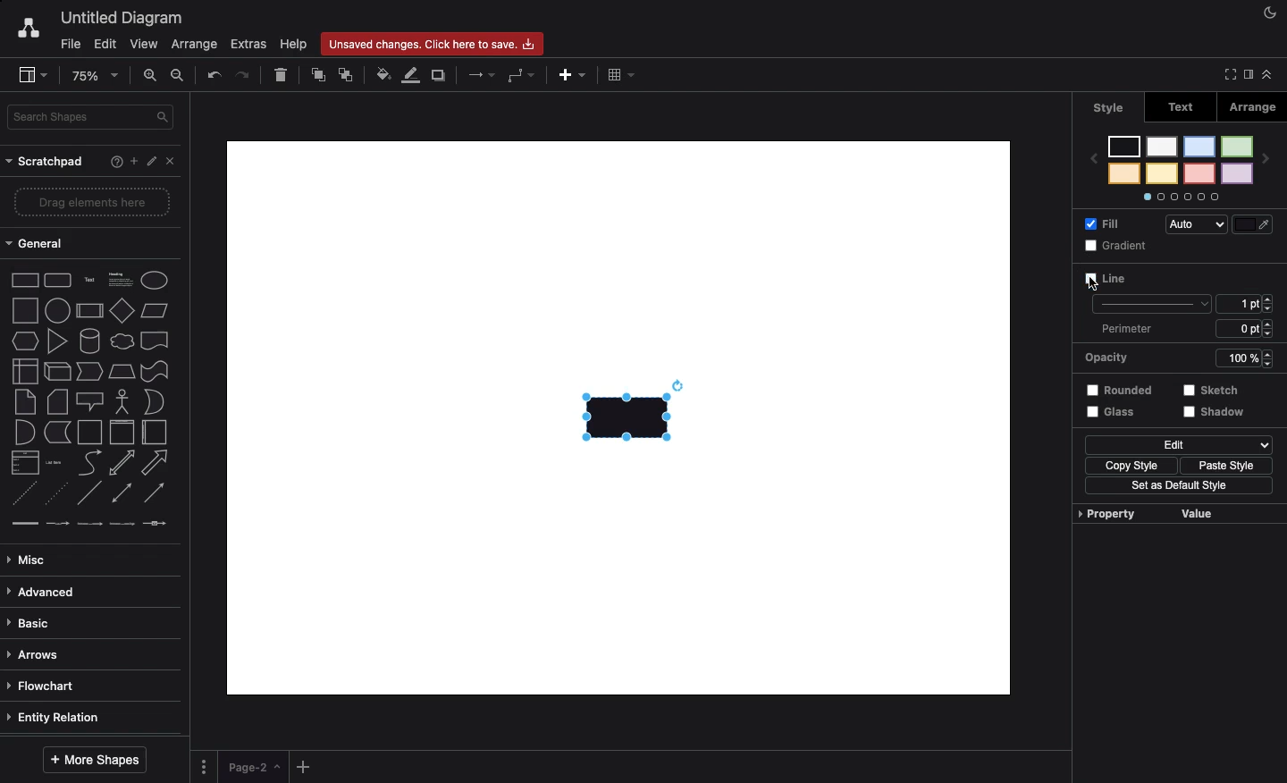 The width and height of the screenshot is (1287, 783). Describe the element at coordinates (89, 525) in the screenshot. I see `connector with 2 labels` at that location.